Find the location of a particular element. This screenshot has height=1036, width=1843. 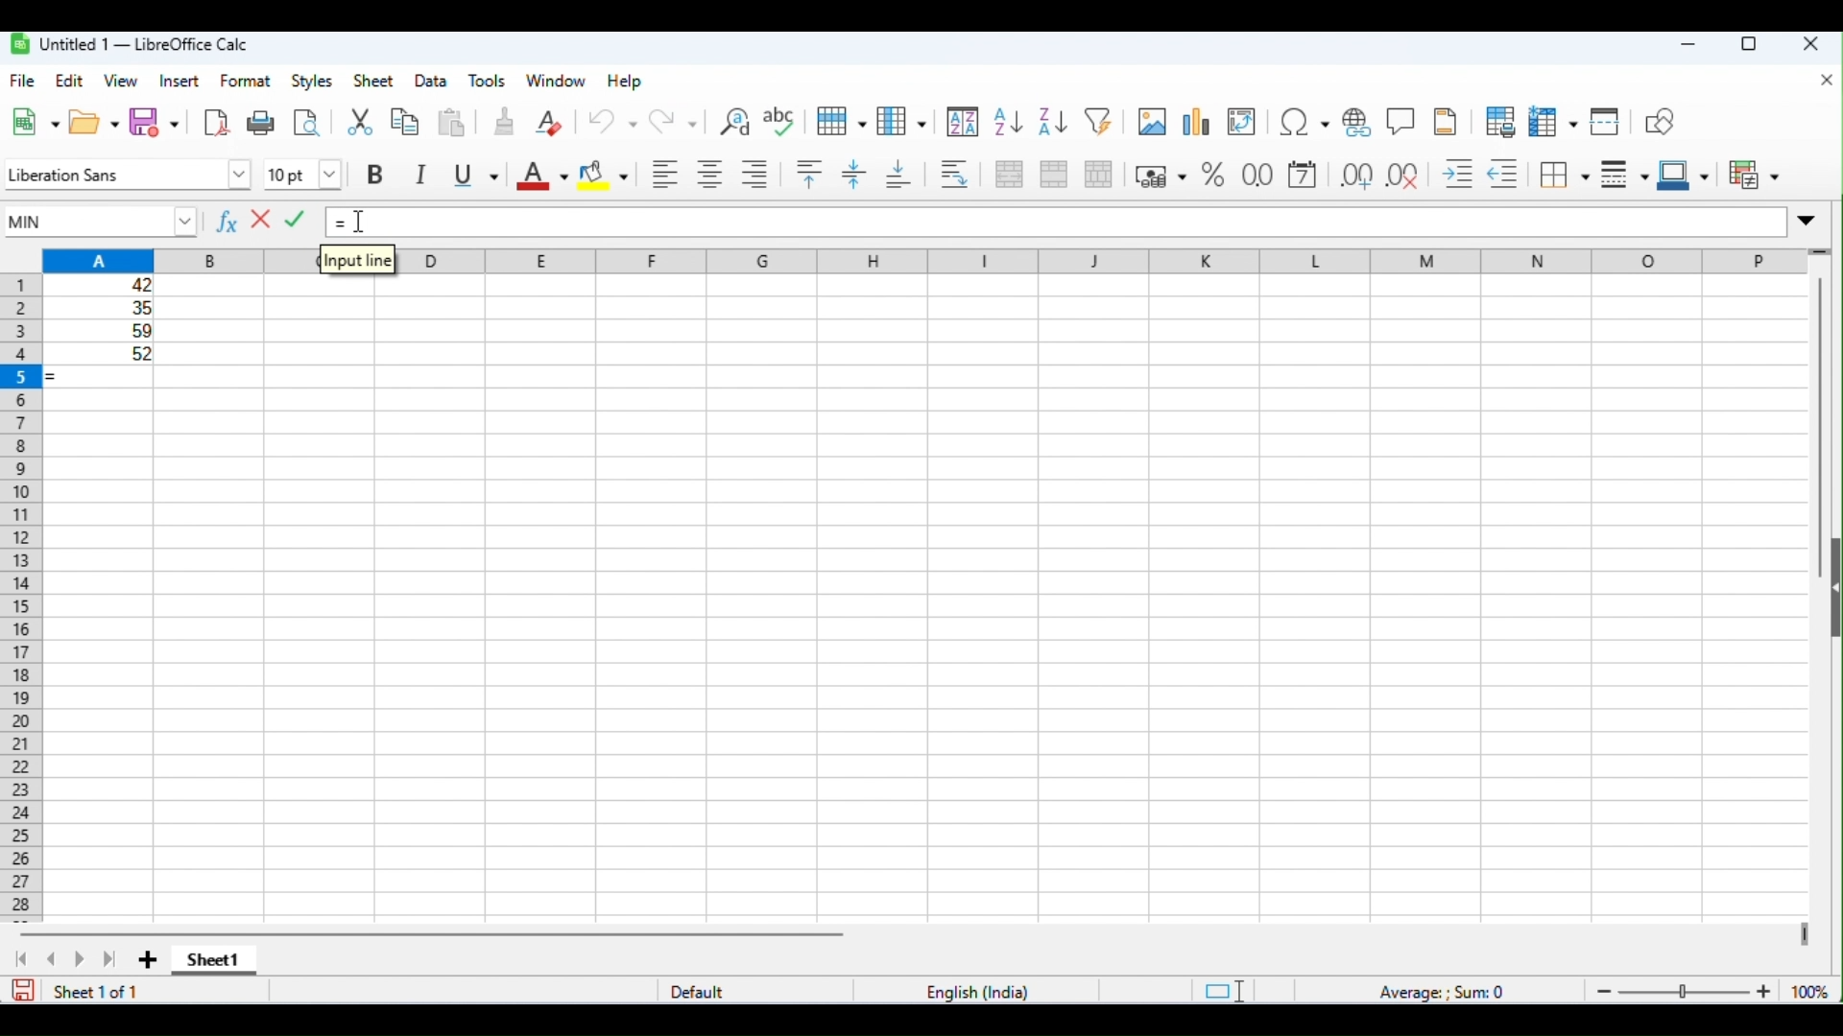

font style is located at coordinates (127, 172).